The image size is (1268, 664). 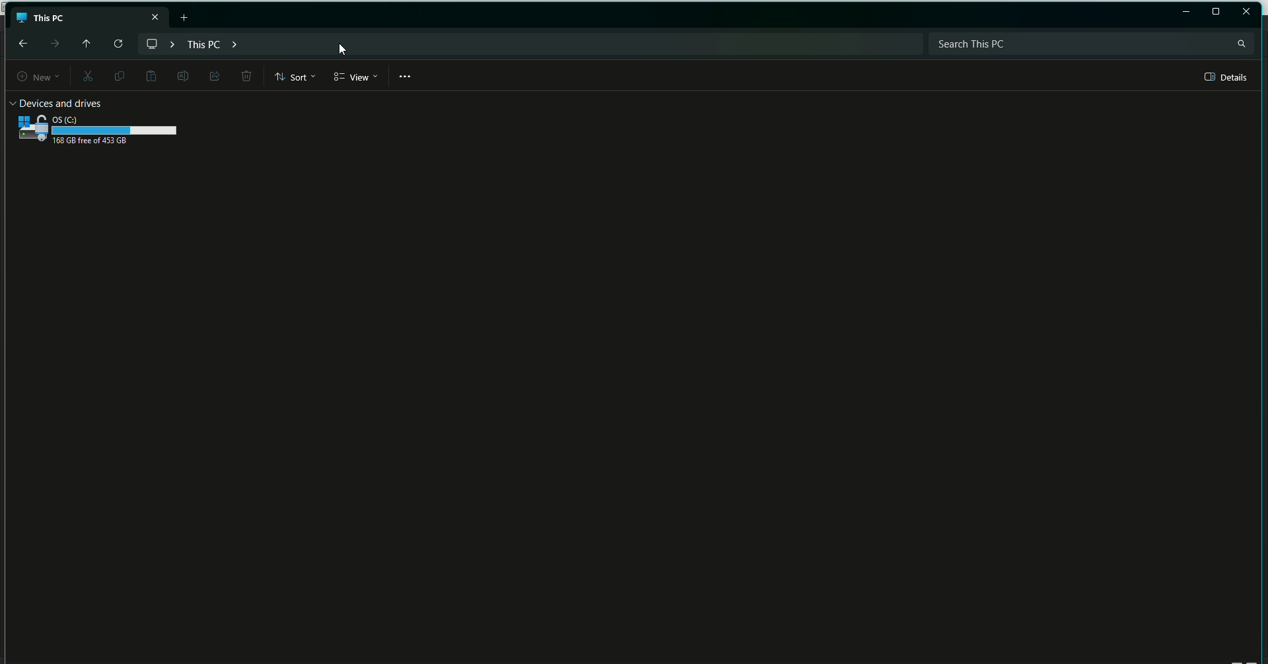 I want to click on Option, so click(x=405, y=77).